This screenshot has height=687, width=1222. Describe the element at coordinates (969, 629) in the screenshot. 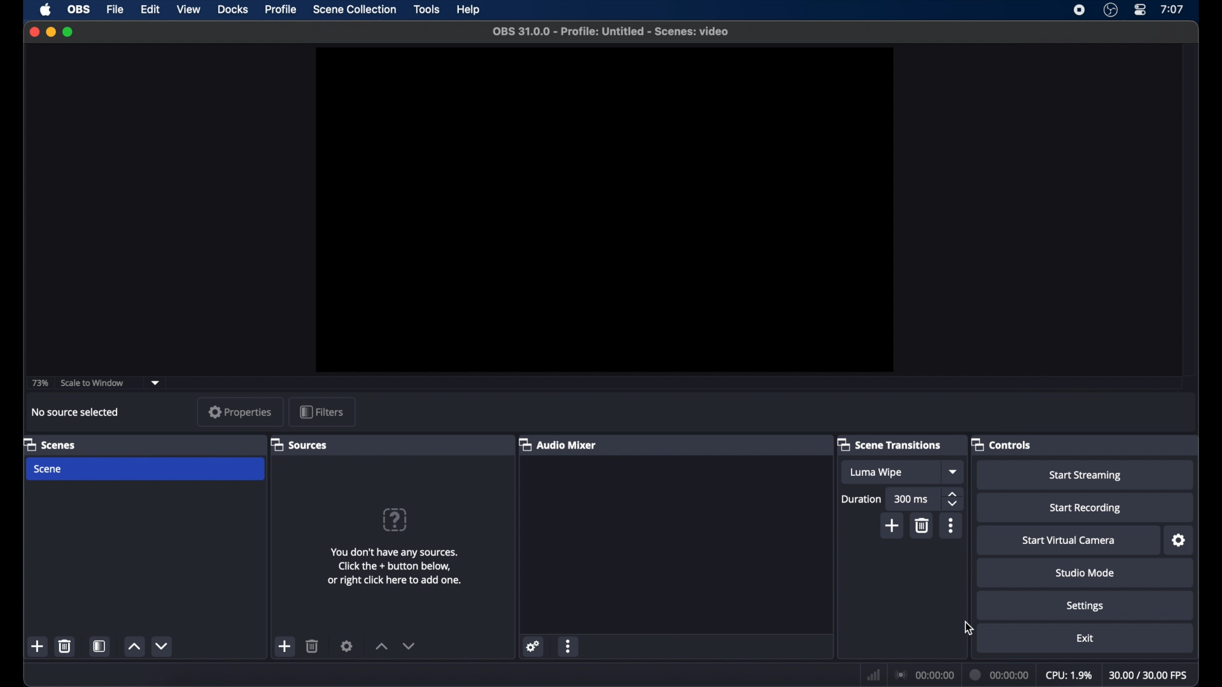

I see `cursor` at that location.